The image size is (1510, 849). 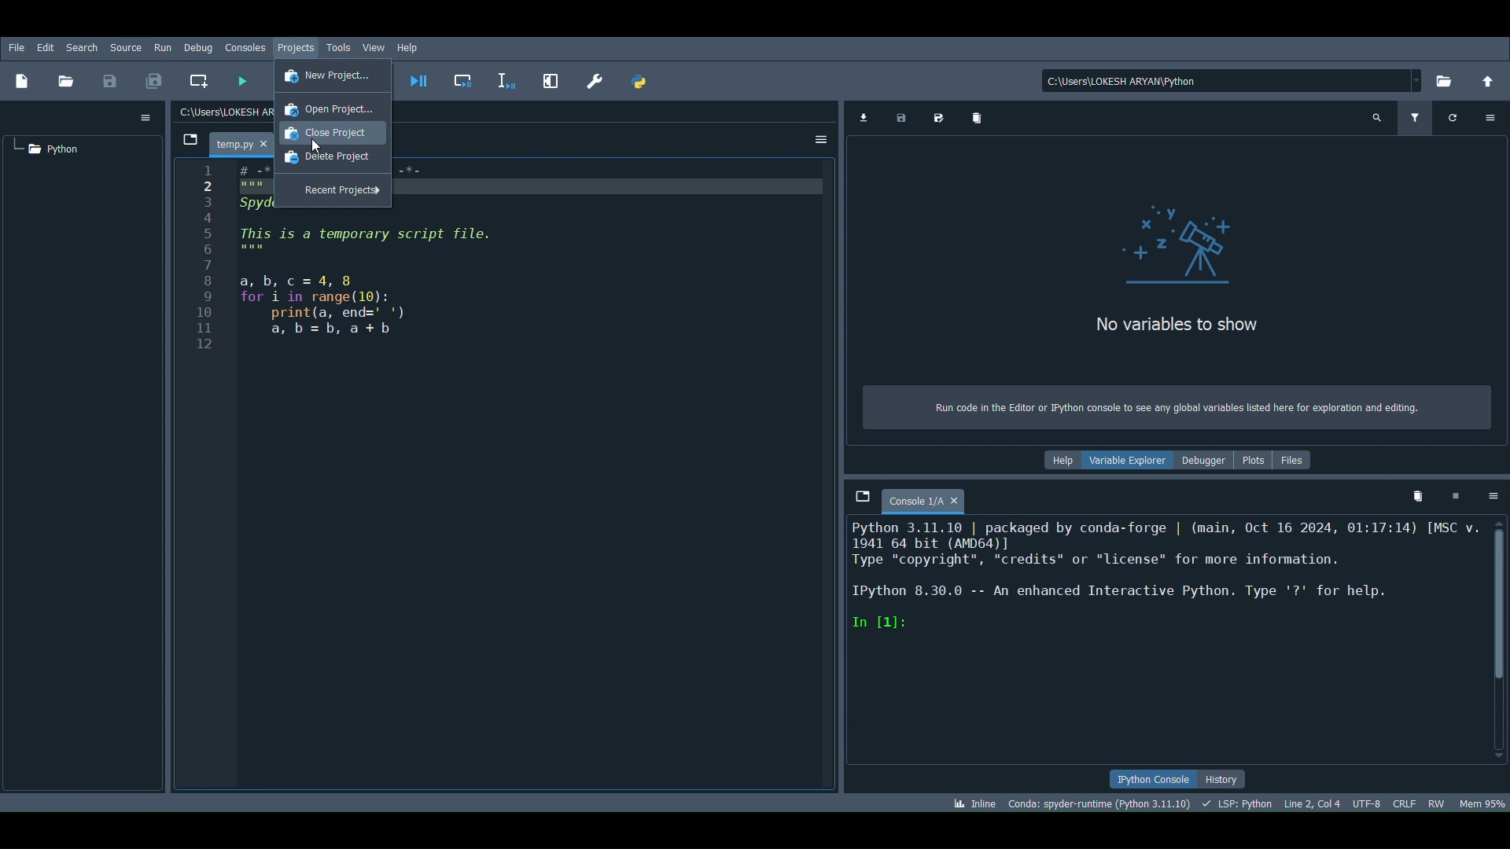 What do you see at coordinates (297, 46) in the screenshot?
I see `Projects` at bounding box center [297, 46].